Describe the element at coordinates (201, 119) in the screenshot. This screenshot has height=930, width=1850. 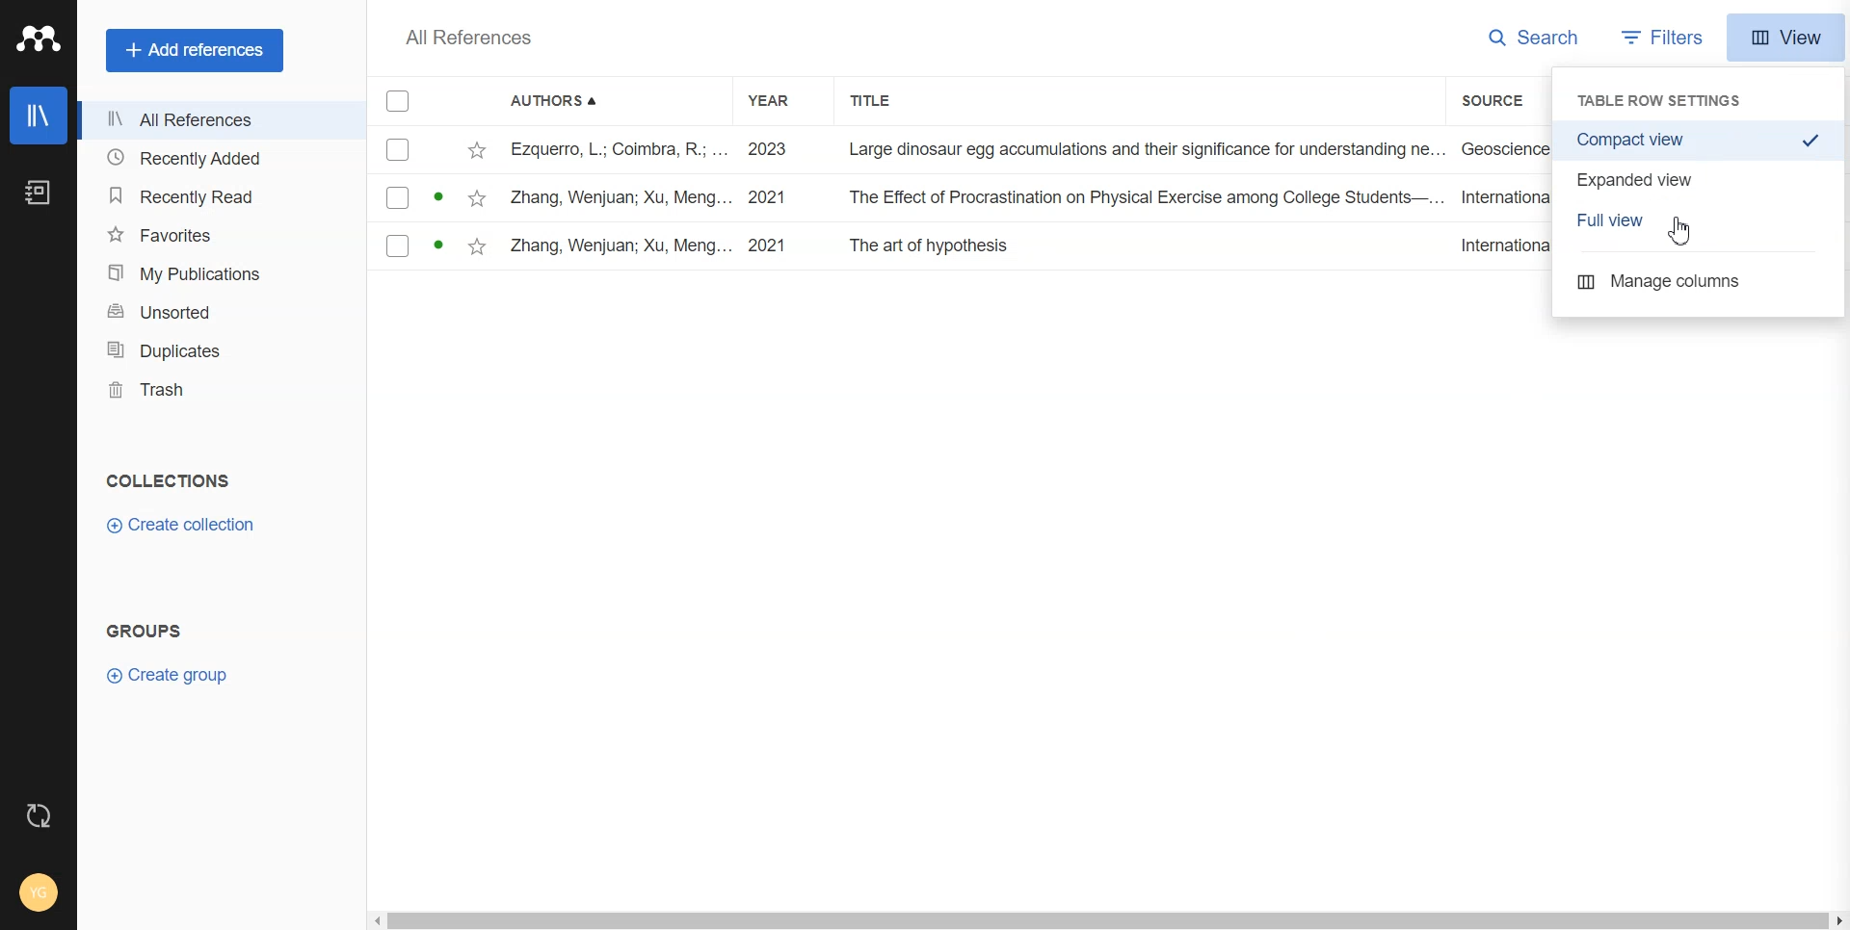
I see `All references` at that location.